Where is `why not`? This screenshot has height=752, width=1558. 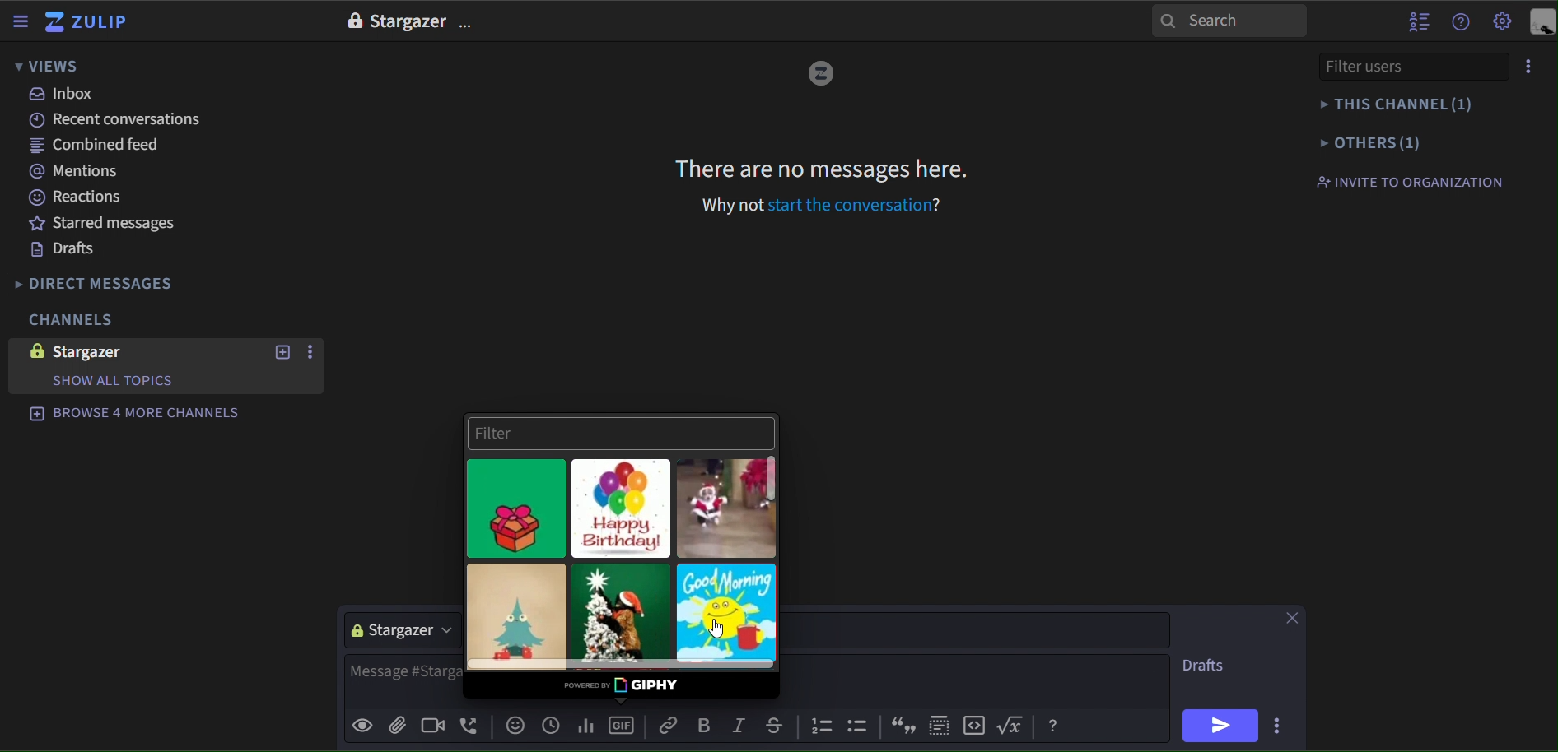
why not is located at coordinates (734, 205).